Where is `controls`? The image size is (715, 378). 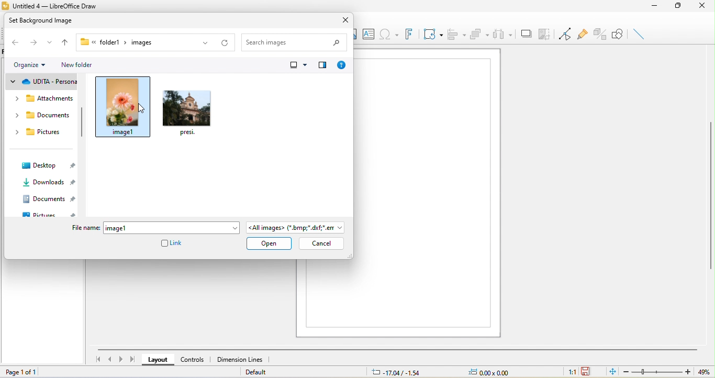 controls is located at coordinates (193, 360).